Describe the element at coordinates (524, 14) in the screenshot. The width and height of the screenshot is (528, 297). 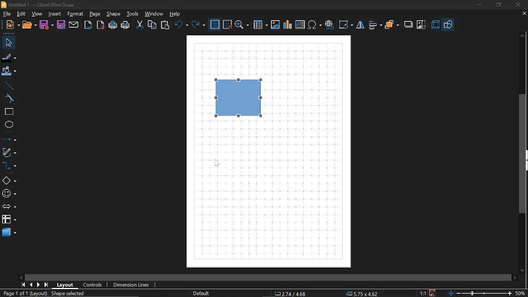
I see `CLose tab` at that location.